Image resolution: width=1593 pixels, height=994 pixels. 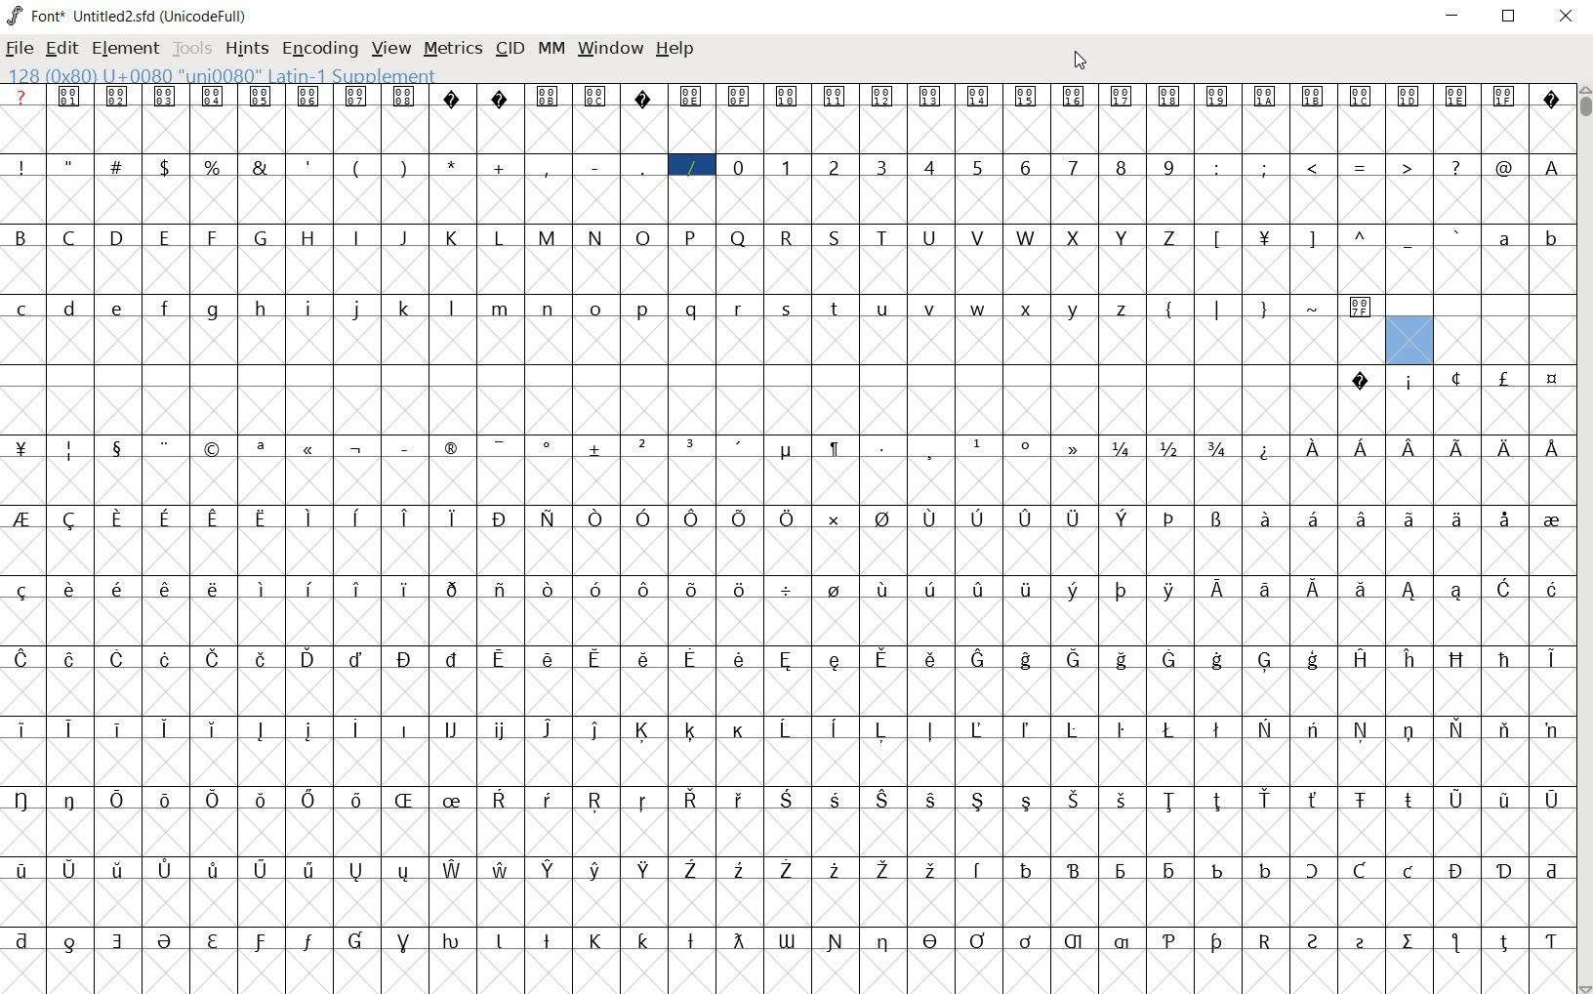 I want to click on glyph, so click(x=500, y=659).